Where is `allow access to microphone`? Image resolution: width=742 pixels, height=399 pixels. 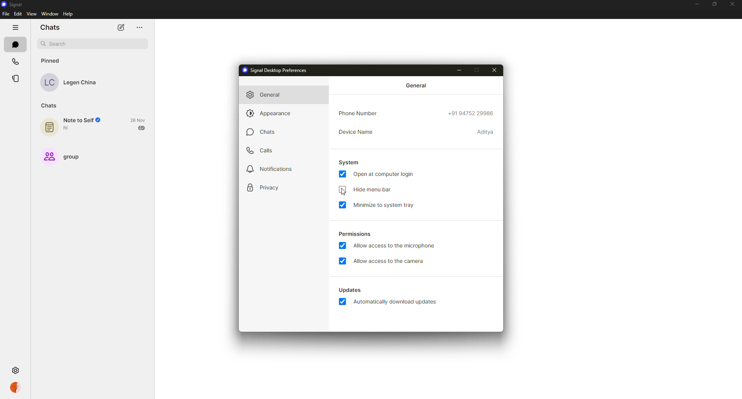 allow access to microphone is located at coordinates (395, 246).